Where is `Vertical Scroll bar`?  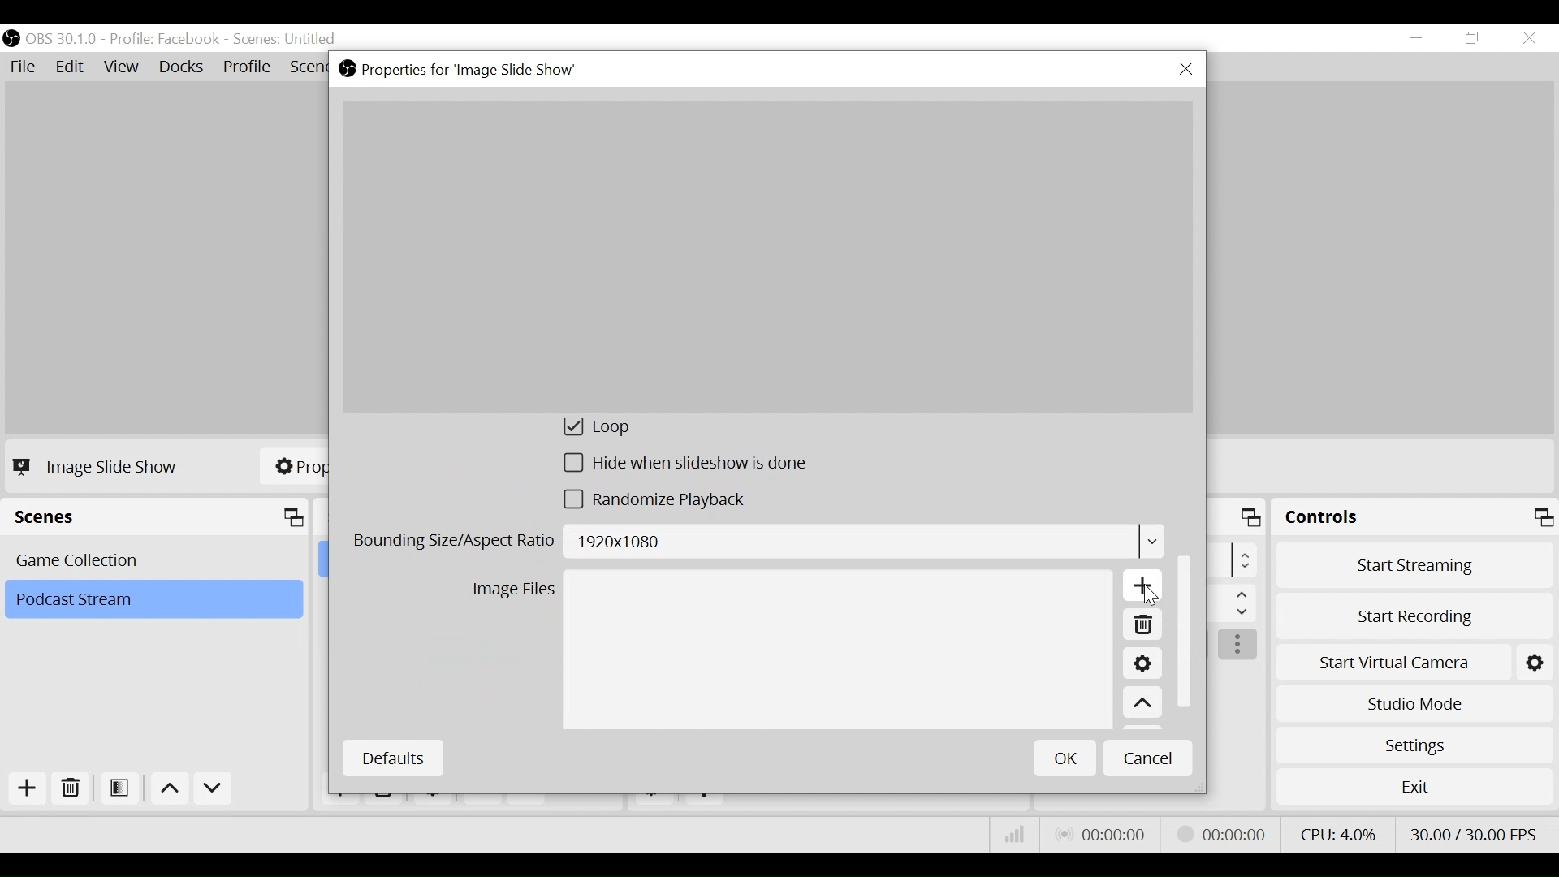 Vertical Scroll bar is located at coordinates (1188, 629).